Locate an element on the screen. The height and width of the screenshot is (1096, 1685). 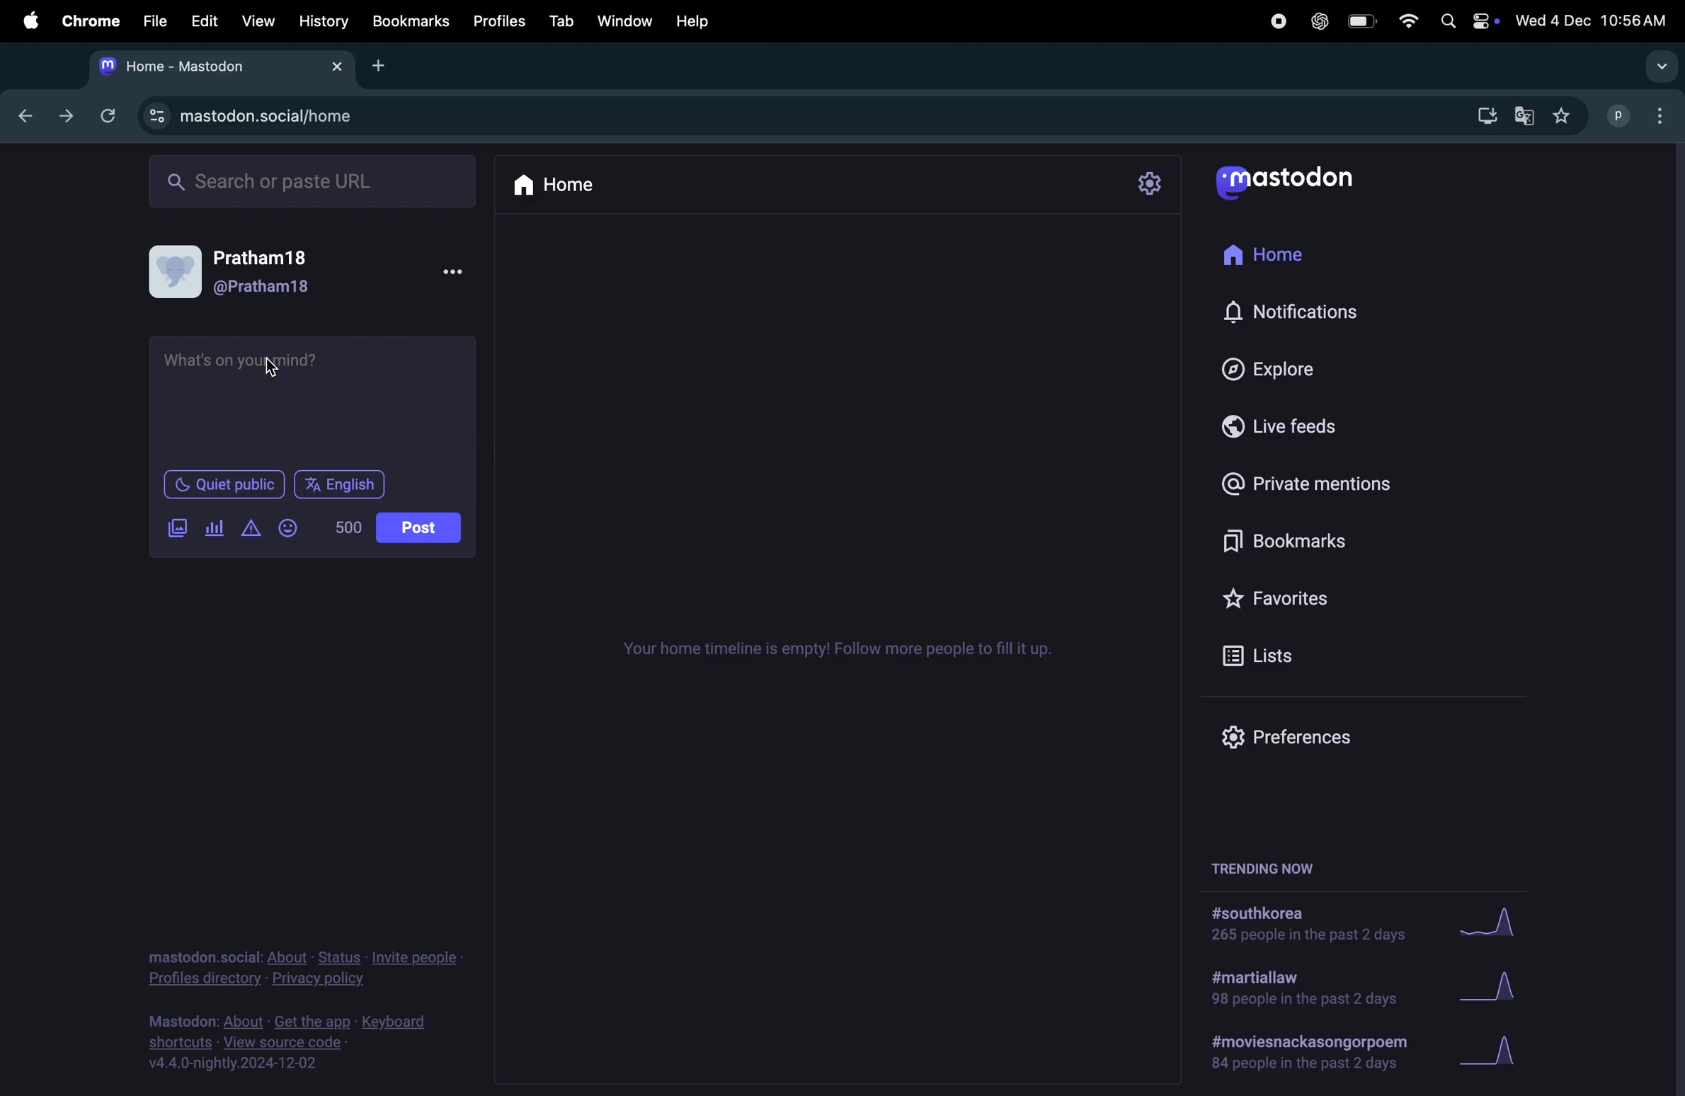
Window is located at coordinates (623, 20).